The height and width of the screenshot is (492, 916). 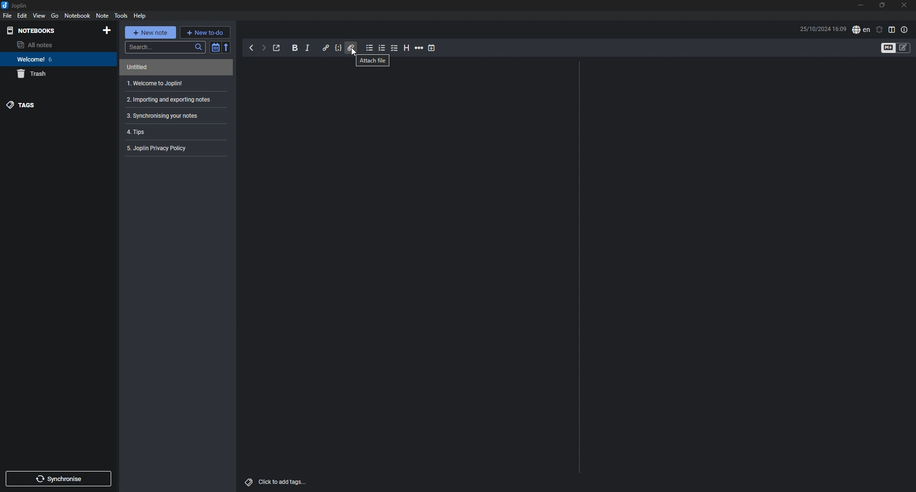 What do you see at coordinates (295, 48) in the screenshot?
I see `bold` at bounding box center [295, 48].